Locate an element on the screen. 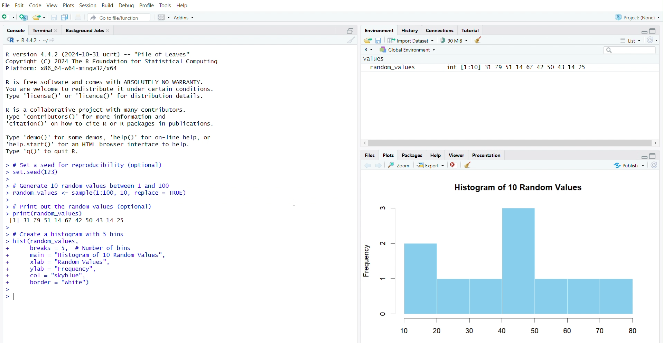 The width and height of the screenshot is (663, 343). save workspace as is located at coordinates (379, 40).